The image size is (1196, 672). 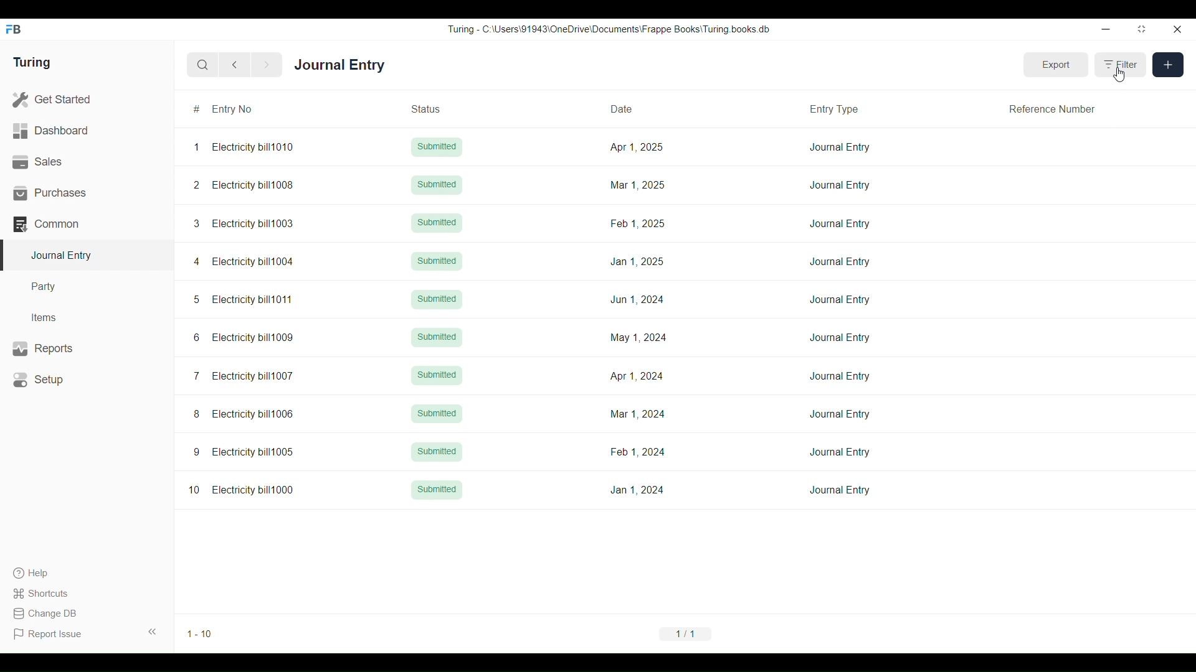 What do you see at coordinates (88, 348) in the screenshot?
I see `Reports` at bounding box center [88, 348].